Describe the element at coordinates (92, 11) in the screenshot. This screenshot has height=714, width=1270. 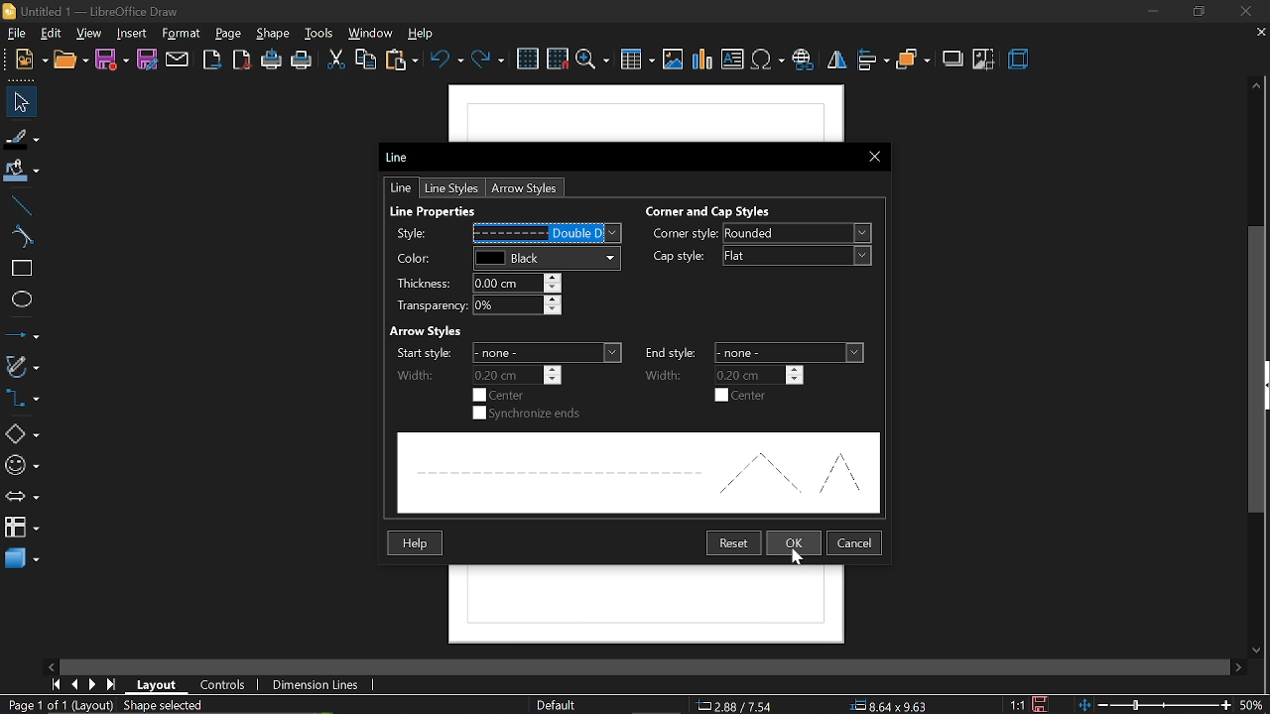
I see `Untitled 1 - LibreOffice Draw` at that location.